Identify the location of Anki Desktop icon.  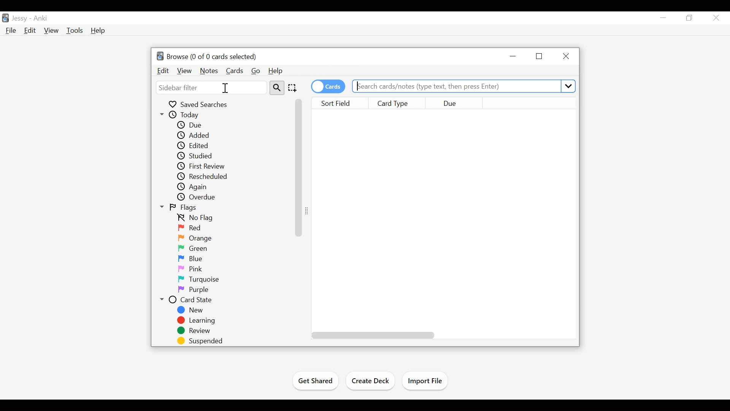
(5, 18).